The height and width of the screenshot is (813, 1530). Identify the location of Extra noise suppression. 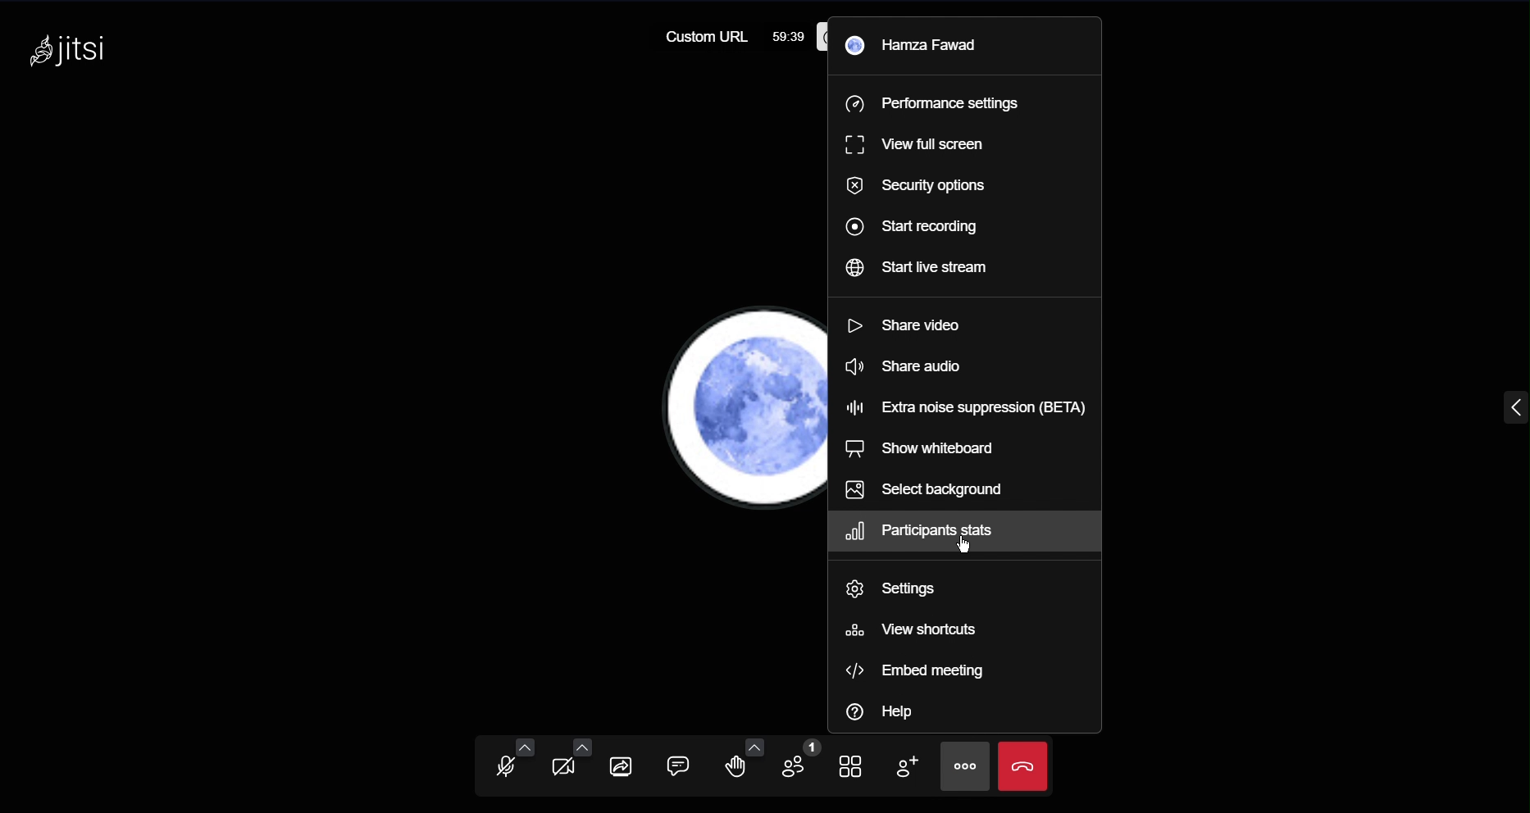
(960, 407).